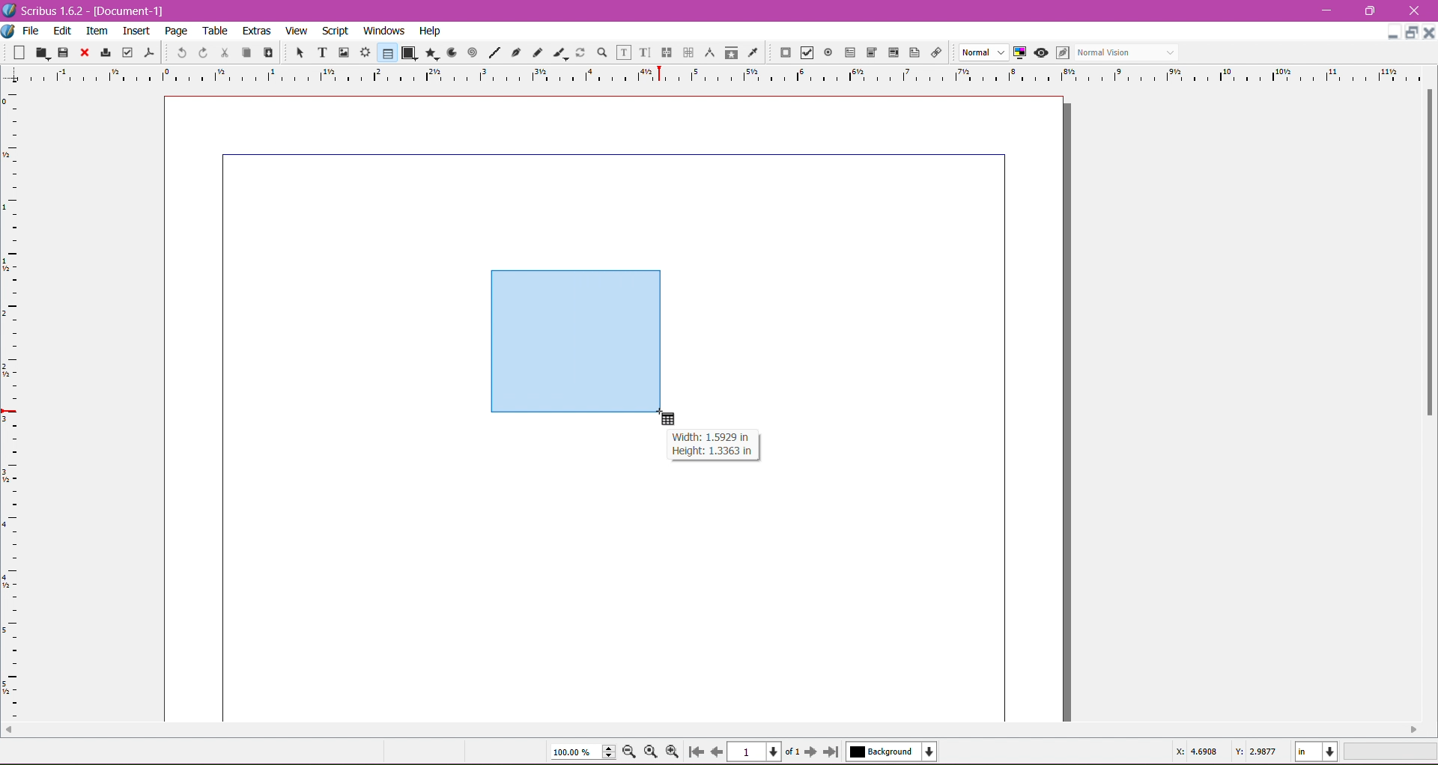  What do you see at coordinates (624, 52) in the screenshot?
I see `Edit Text in Frames` at bounding box center [624, 52].